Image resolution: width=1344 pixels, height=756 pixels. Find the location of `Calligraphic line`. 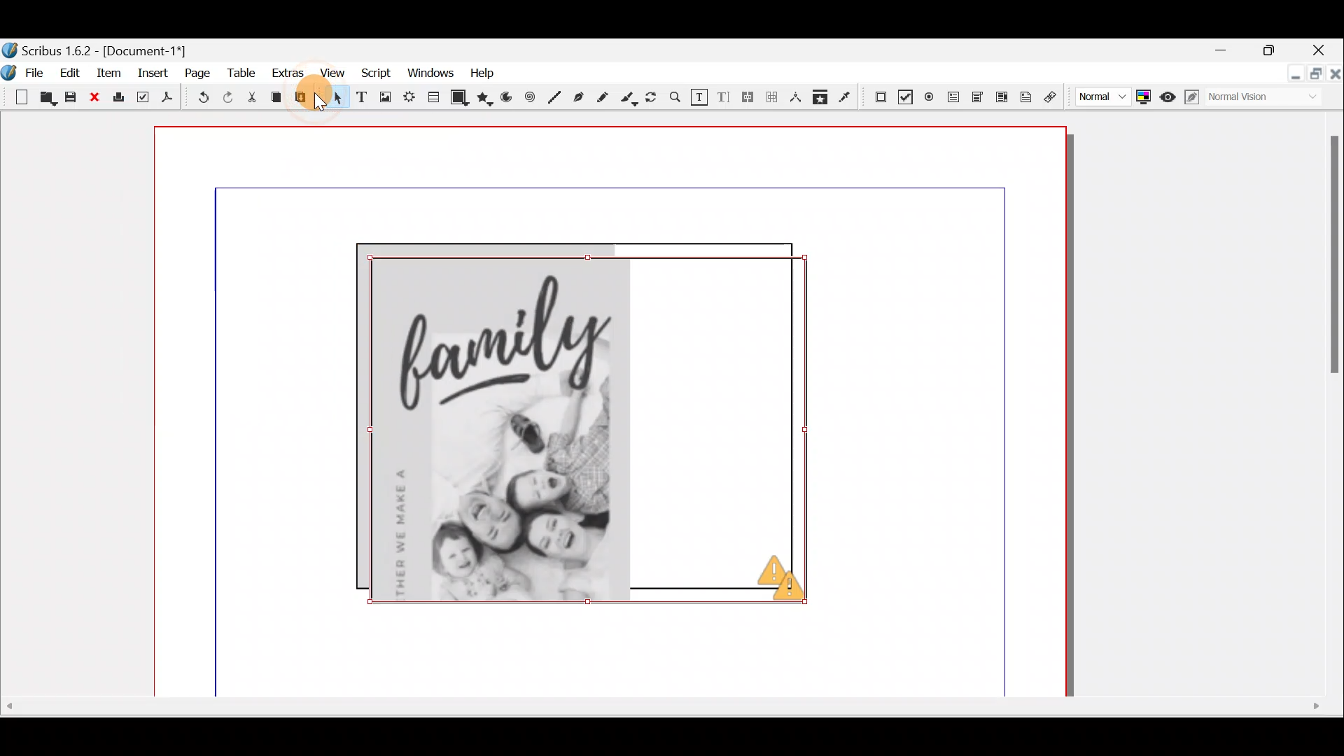

Calligraphic line is located at coordinates (629, 99).